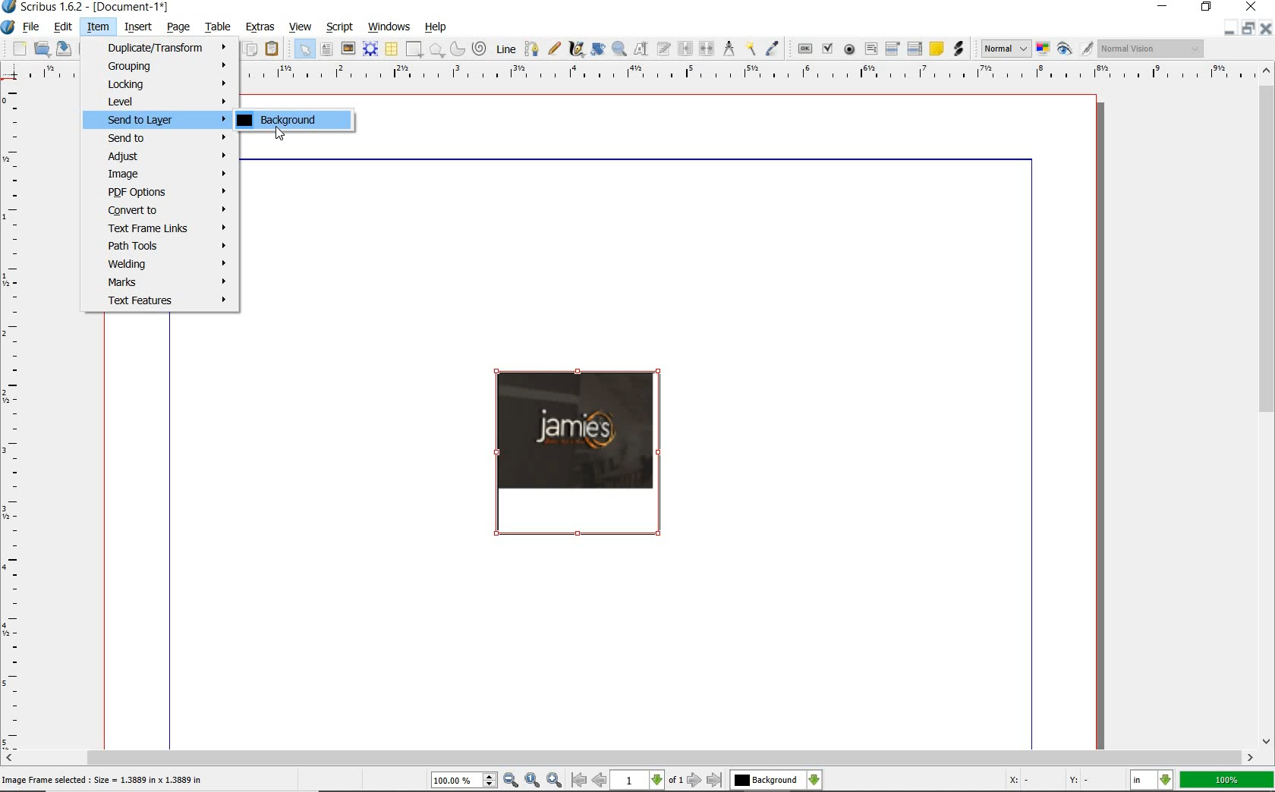  Describe the element at coordinates (1246, 28) in the screenshot. I see `Minimize` at that location.